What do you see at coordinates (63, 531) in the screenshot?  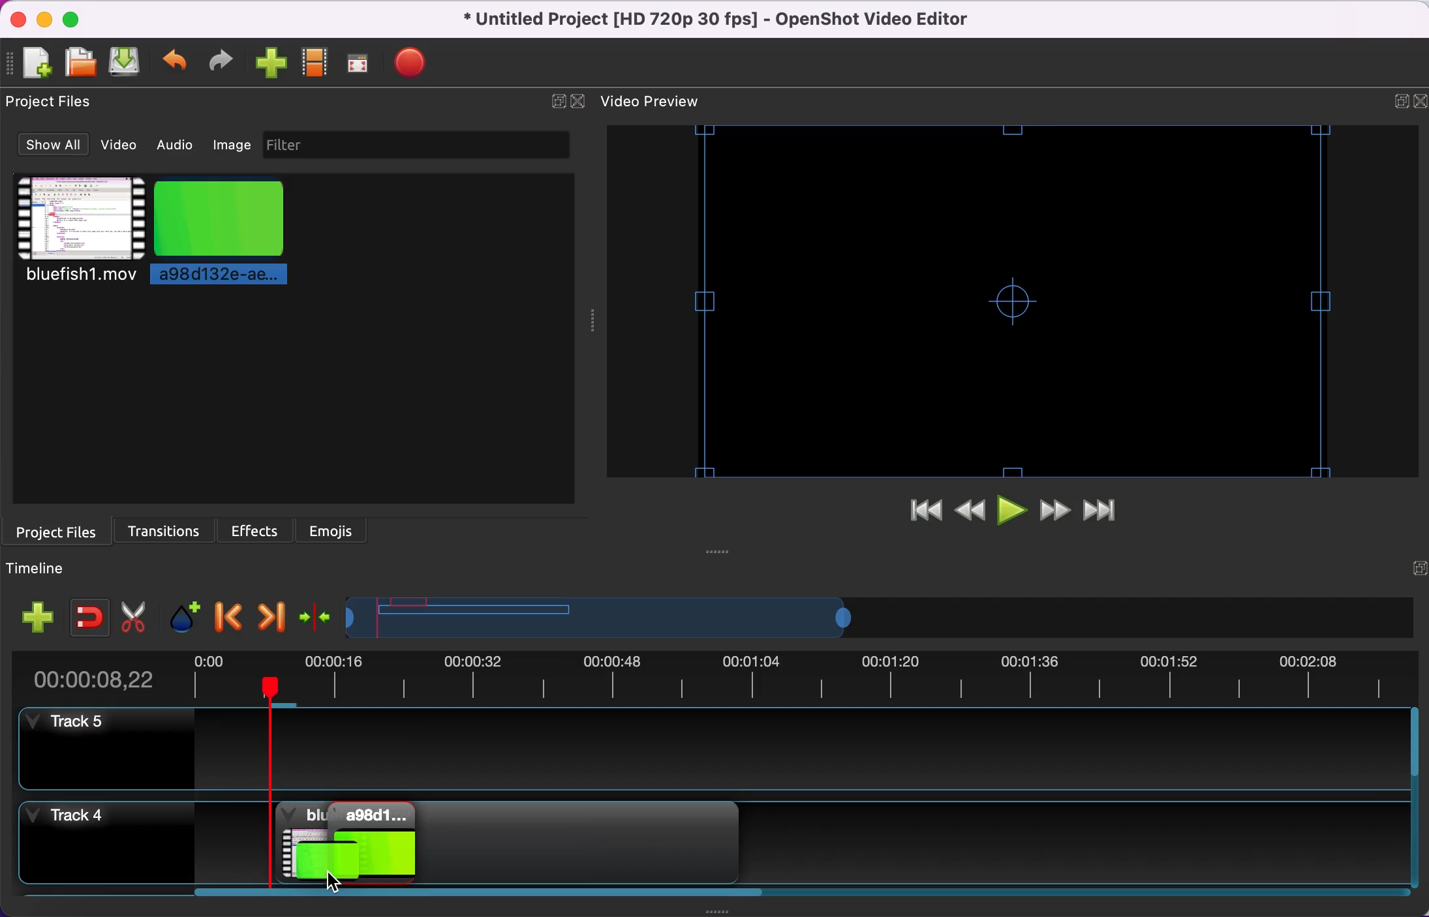 I see `project files` at bounding box center [63, 531].